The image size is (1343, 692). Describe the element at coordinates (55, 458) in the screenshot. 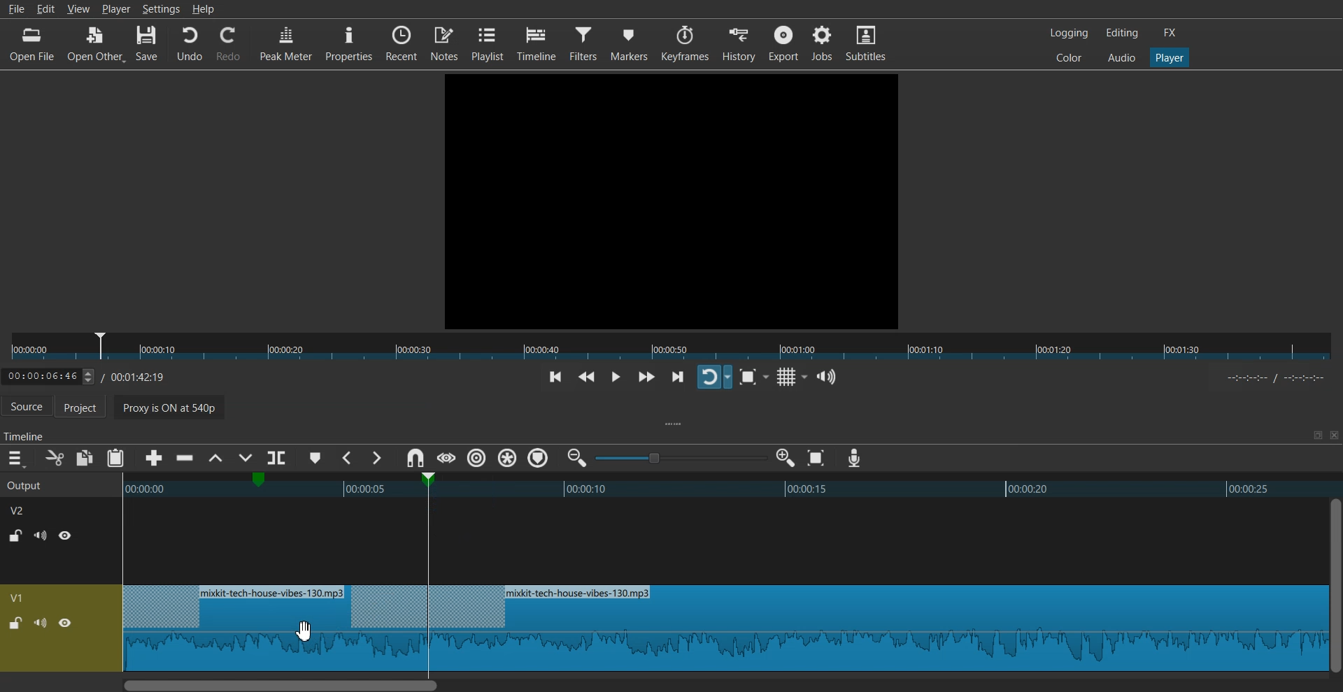

I see `Cut` at that location.